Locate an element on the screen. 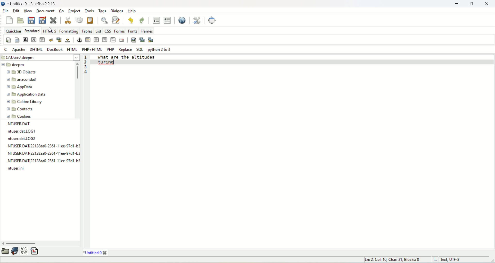 The image size is (495, 263). multi thumbnail is located at coordinates (151, 40).